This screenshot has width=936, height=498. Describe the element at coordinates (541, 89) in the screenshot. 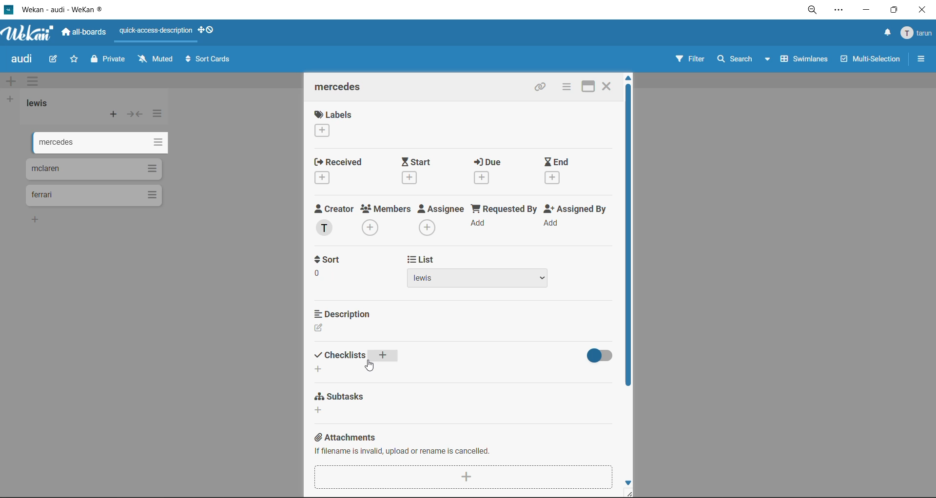

I see `copy` at that location.